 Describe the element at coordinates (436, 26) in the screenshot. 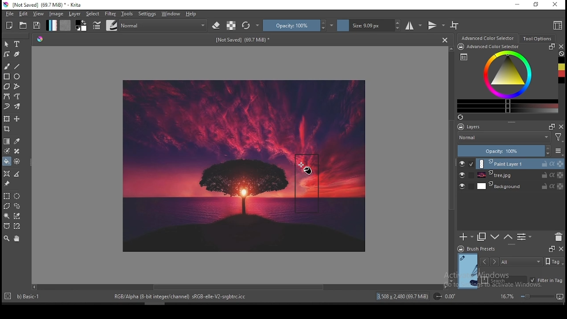

I see `vertical mirror tool` at that location.